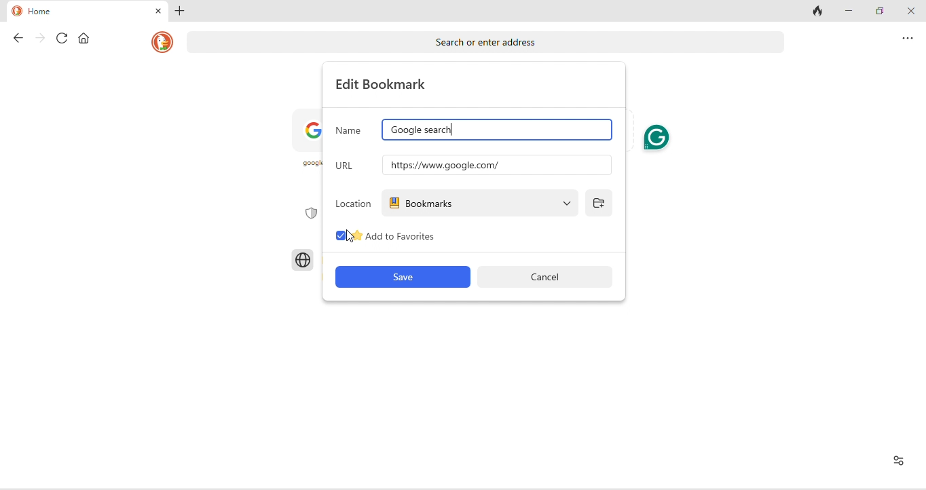 The width and height of the screenshot is (926, 490). Describe the element at coordinates (58, 39) in the screenshot. I see `refresh` at that location.